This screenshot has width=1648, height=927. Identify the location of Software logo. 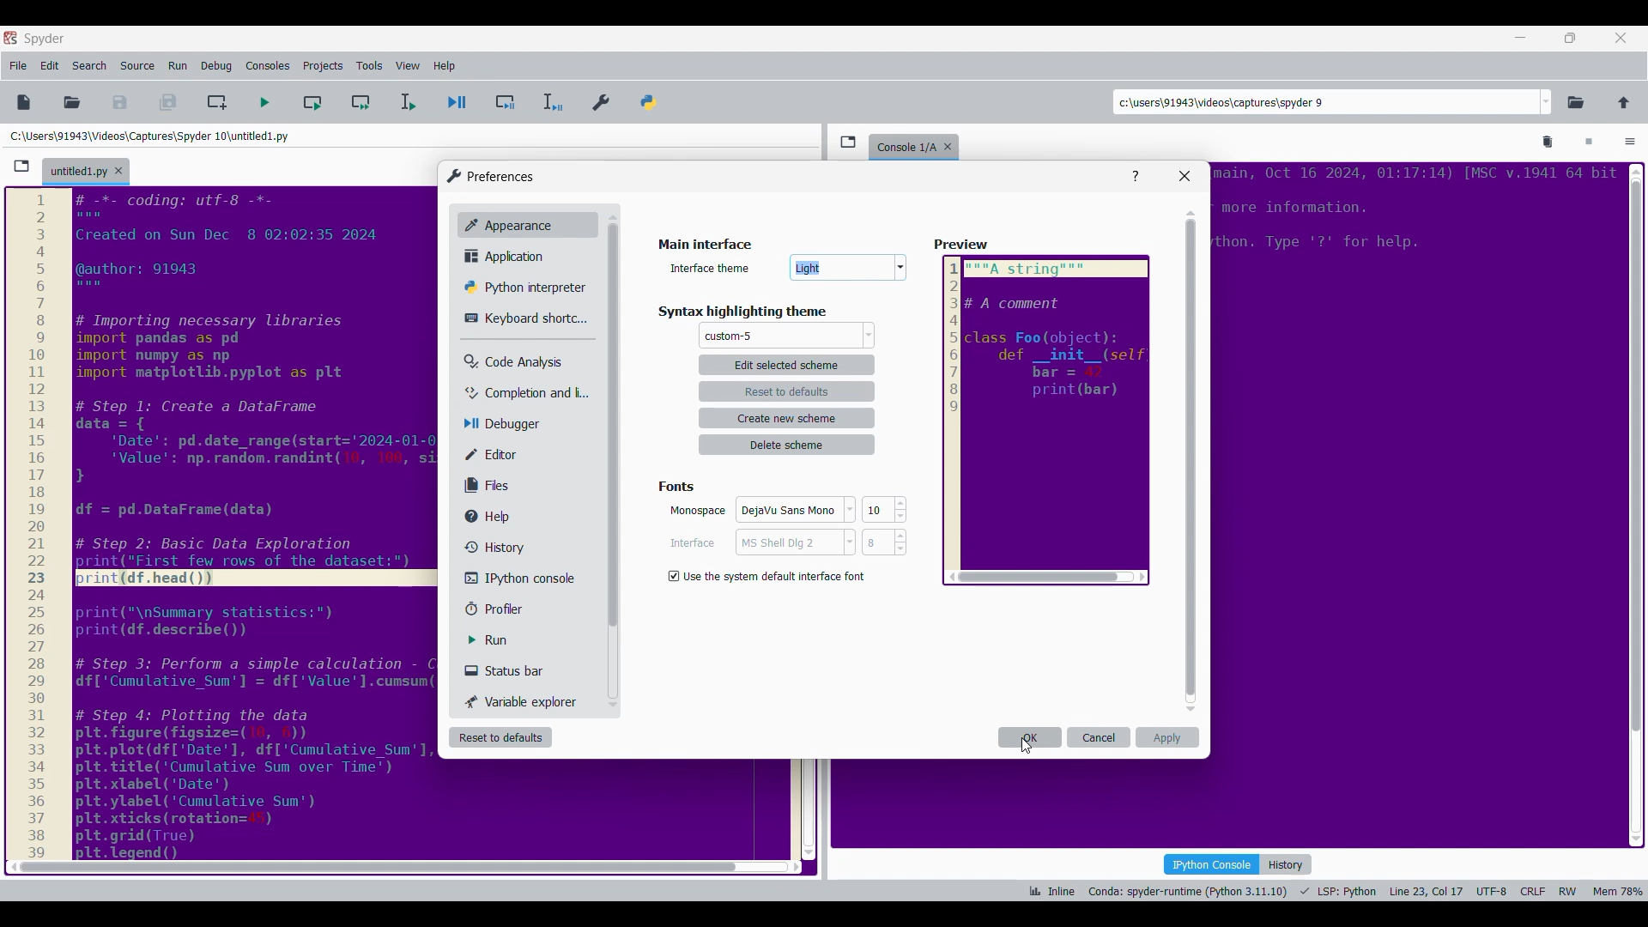
(10, 37).